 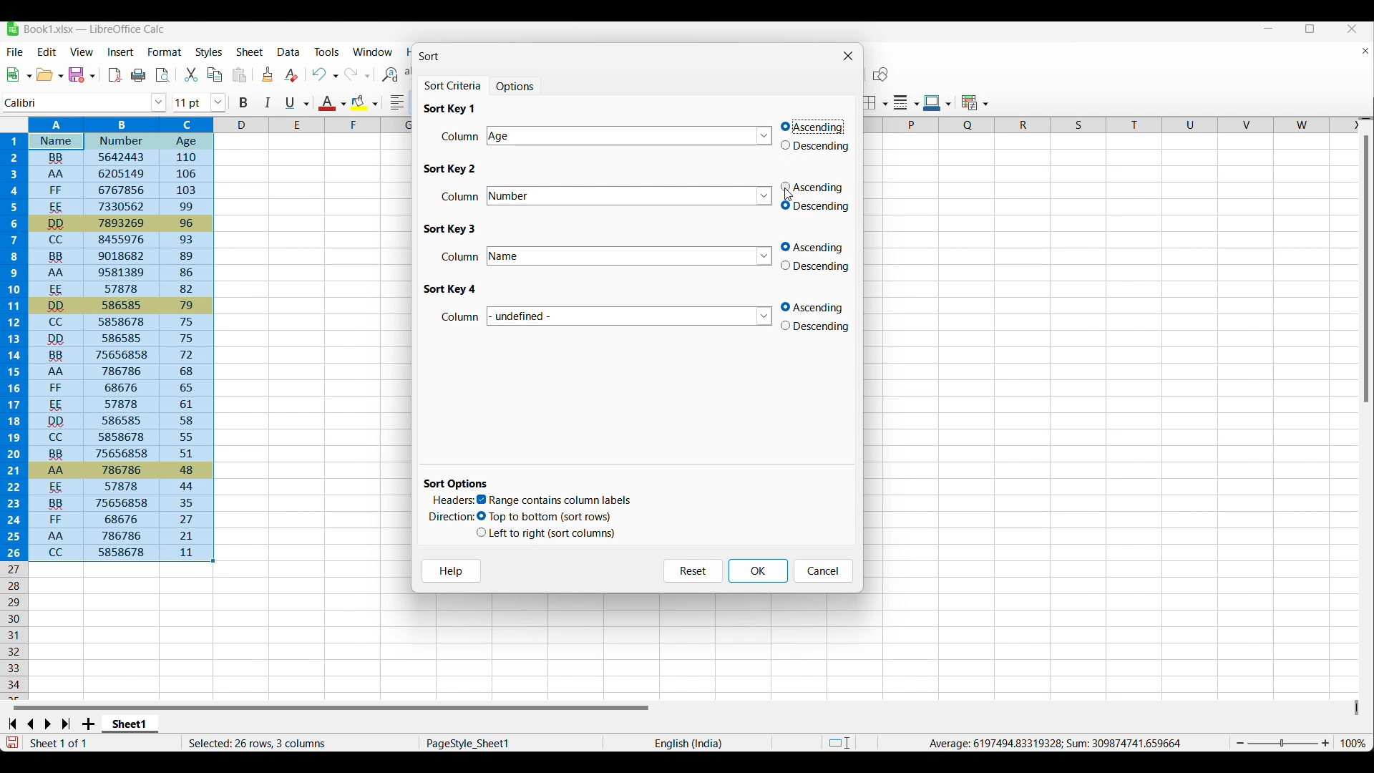 What do you see at coordinates (291, 74) in the screenshot?
I see `Clear direct formatting` at bounding box center [291, 74].